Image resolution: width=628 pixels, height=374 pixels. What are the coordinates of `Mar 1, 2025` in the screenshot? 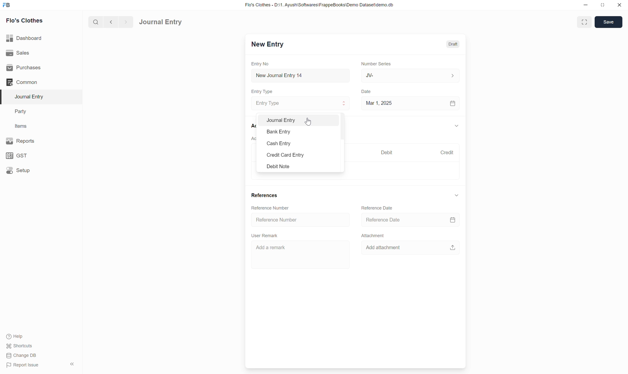 It's located at (379, 103).